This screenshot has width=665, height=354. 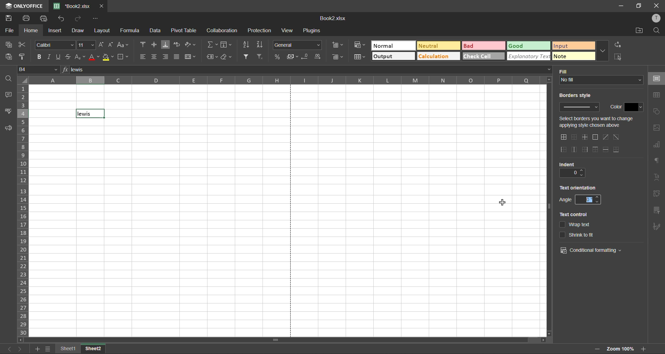 I want to click on named ranges, so click(x=212, y=56).